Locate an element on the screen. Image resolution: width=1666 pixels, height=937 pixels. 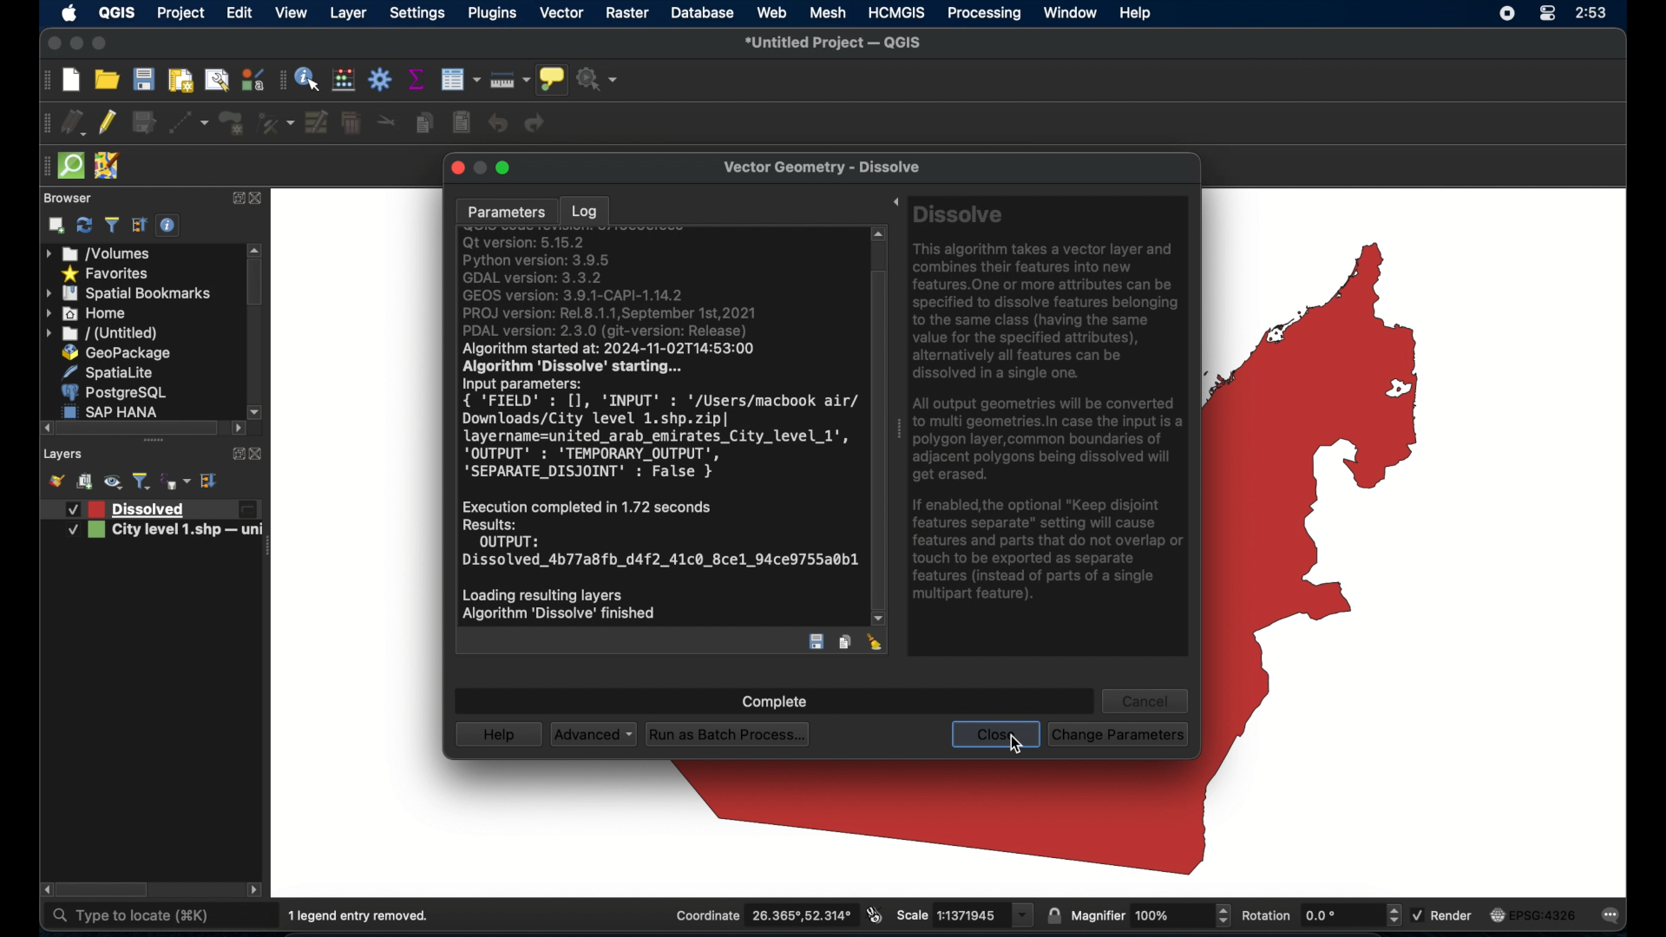
current crs is located at coordinates (1532, 914).